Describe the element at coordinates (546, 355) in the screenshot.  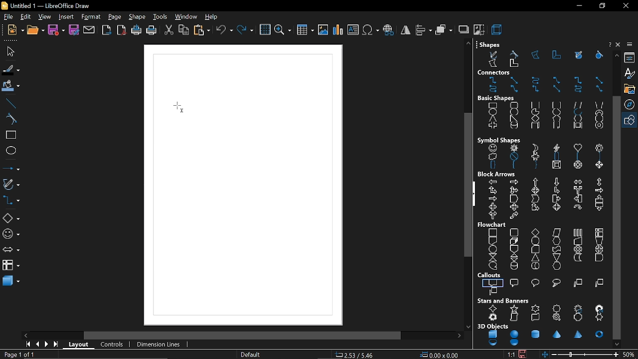
I see `fit to window` at that location.